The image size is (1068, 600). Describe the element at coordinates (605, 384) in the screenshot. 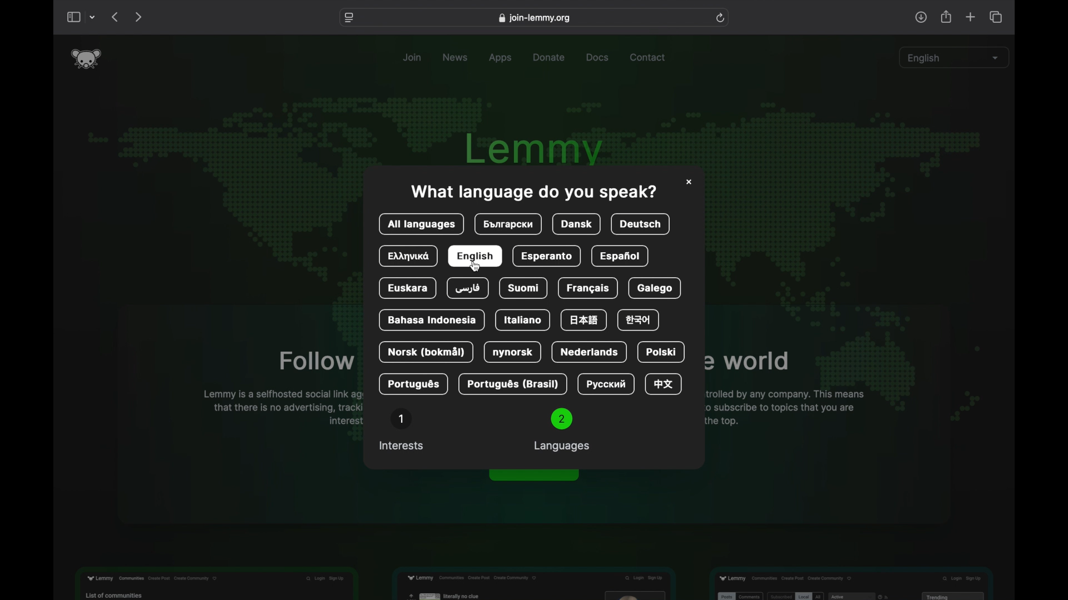

I see `language` at that location.